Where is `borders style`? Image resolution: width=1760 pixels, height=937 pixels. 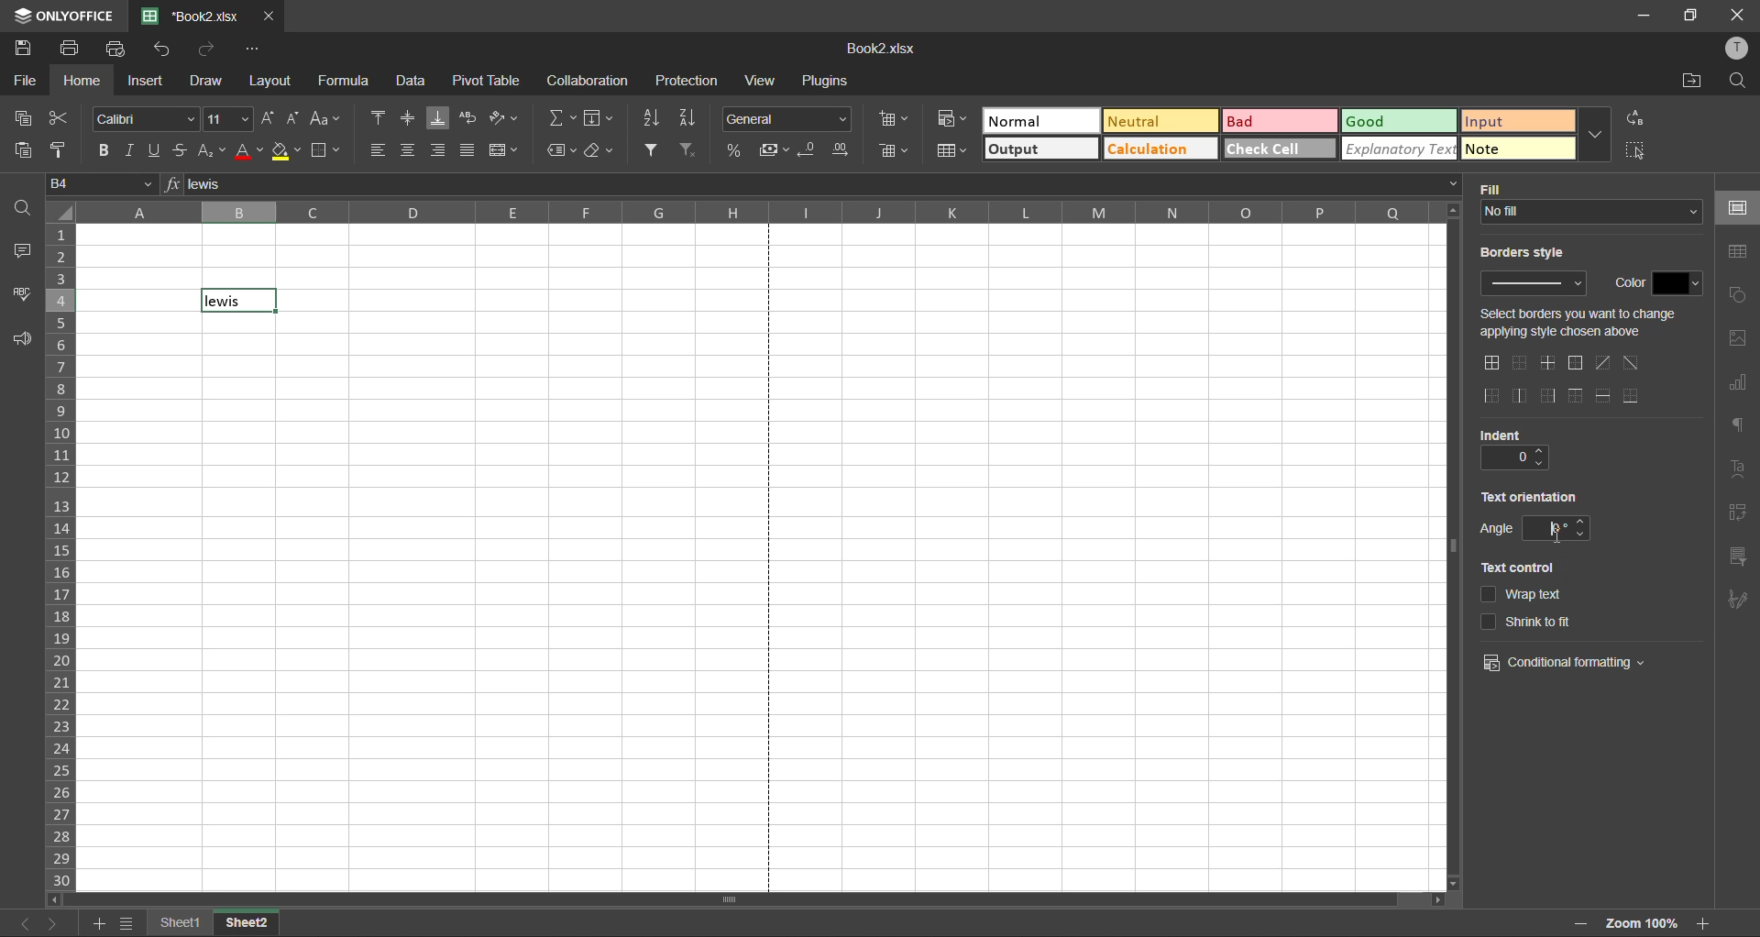
borders style is located at coordinates (1528, 253).